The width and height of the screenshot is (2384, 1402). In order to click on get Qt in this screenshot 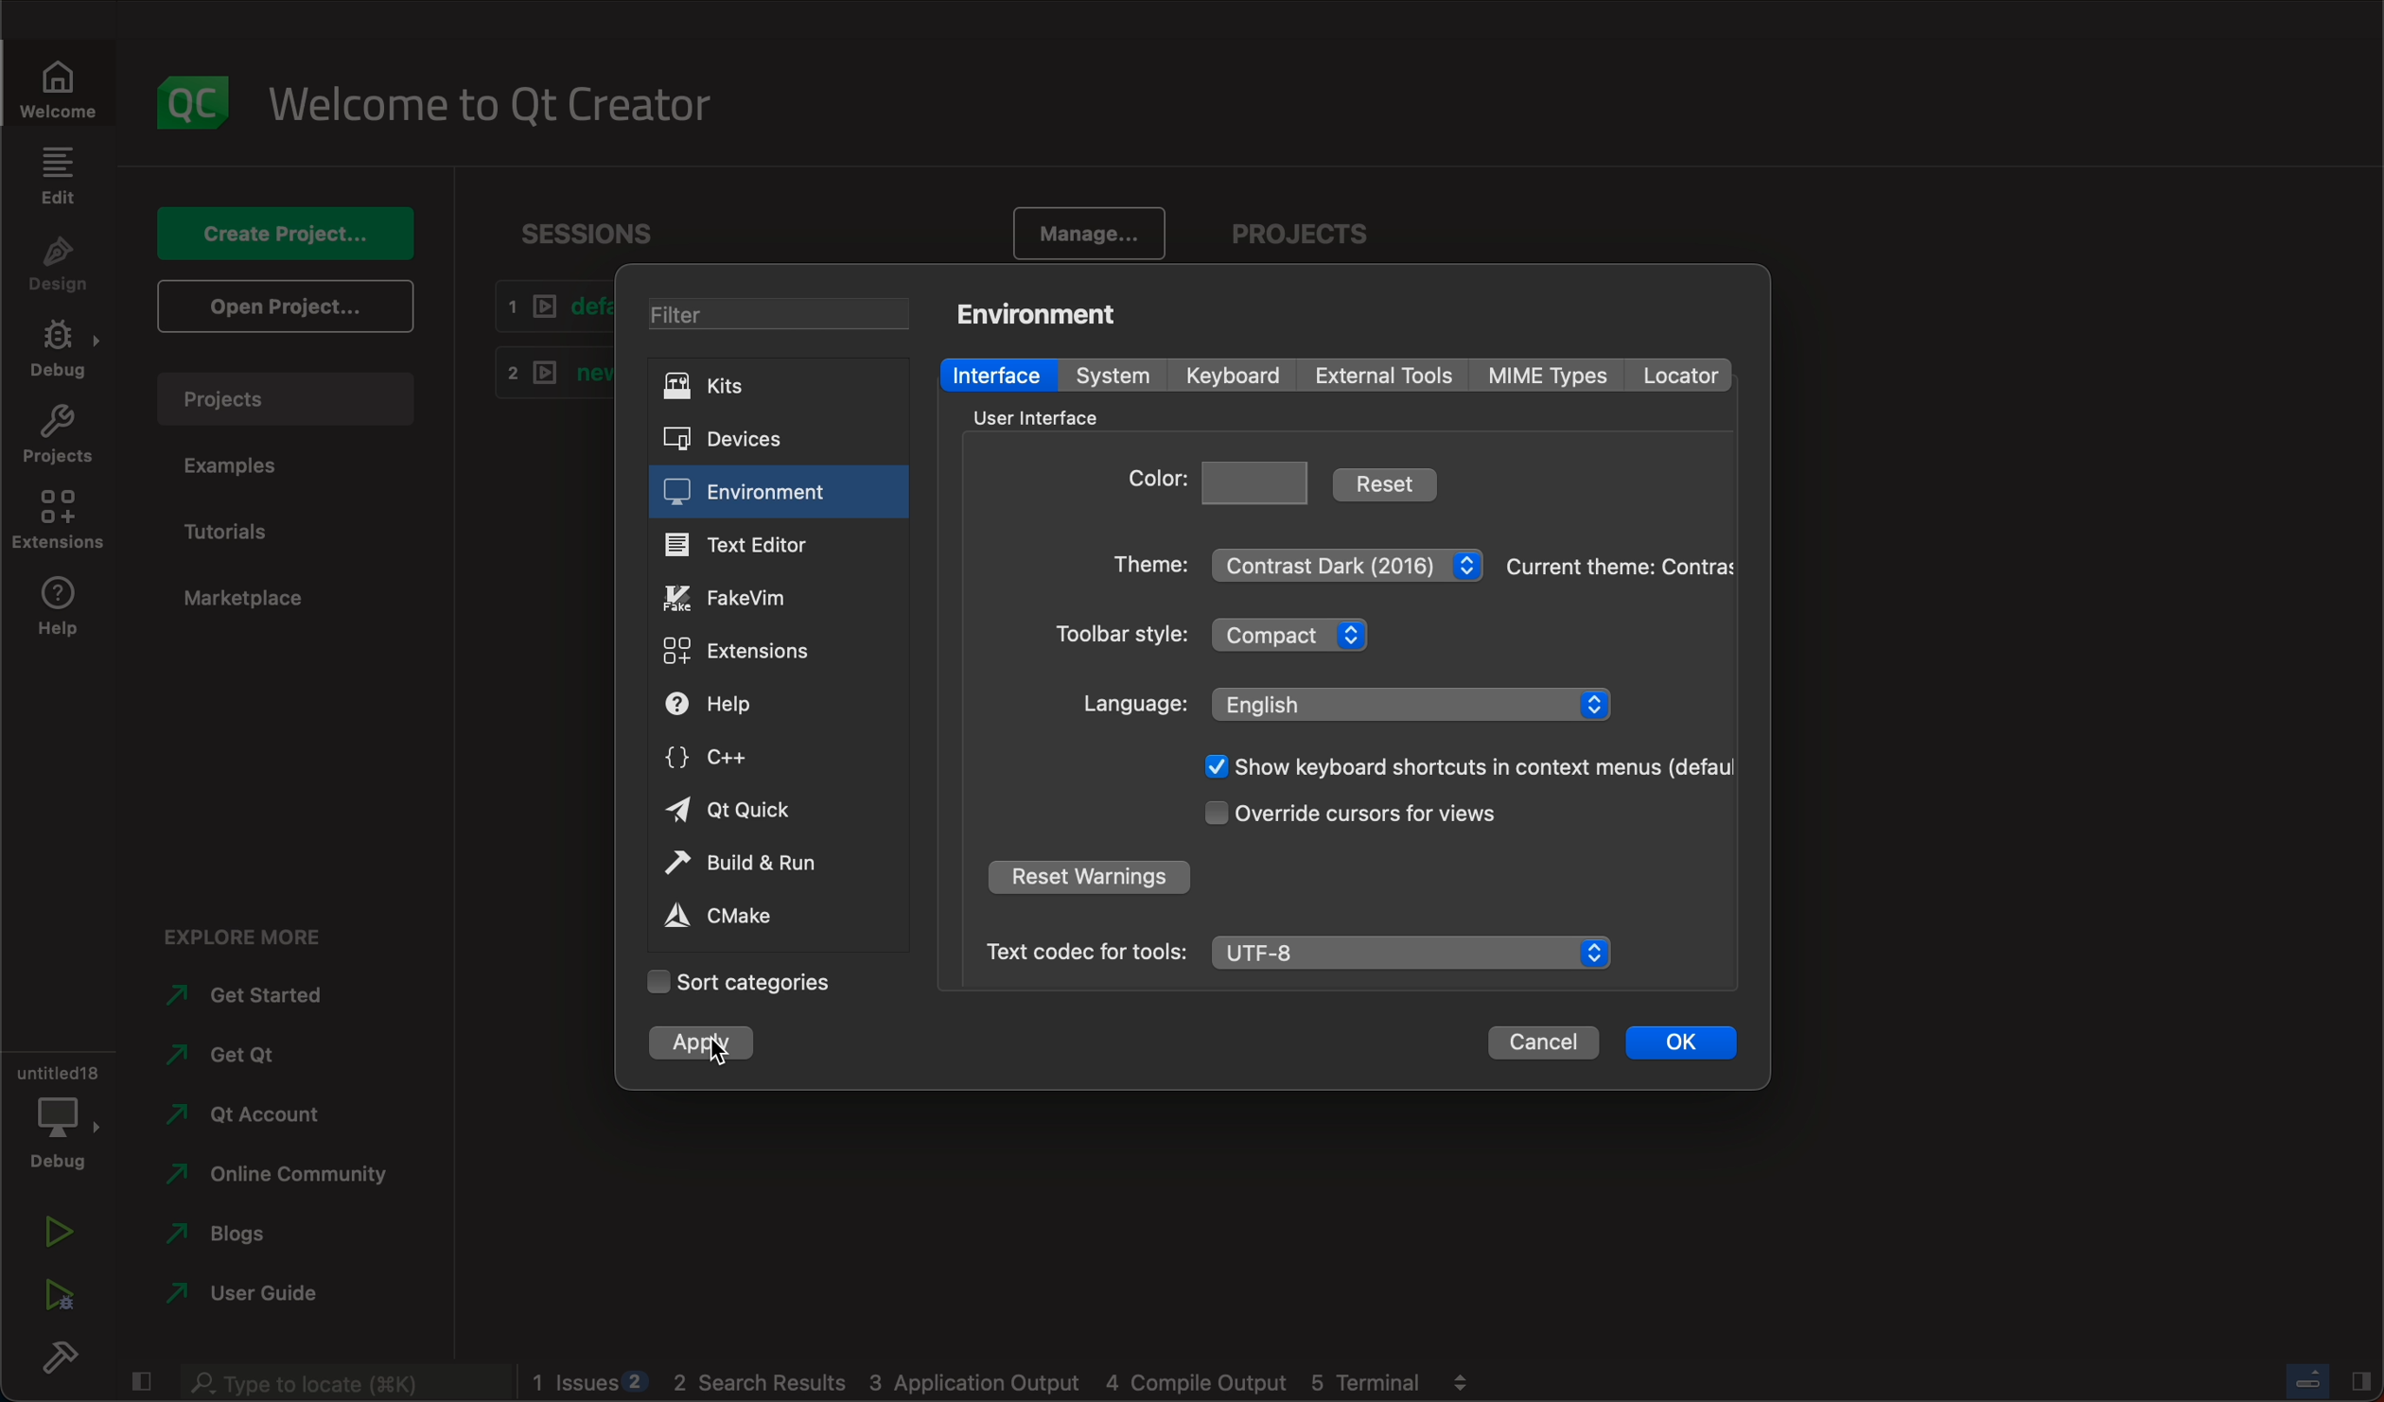, I will do `click(272, 1057)`.